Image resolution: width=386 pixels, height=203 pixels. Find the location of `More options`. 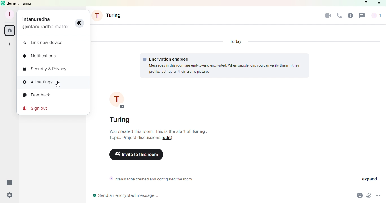

More options is located at coordinates (379, 196).